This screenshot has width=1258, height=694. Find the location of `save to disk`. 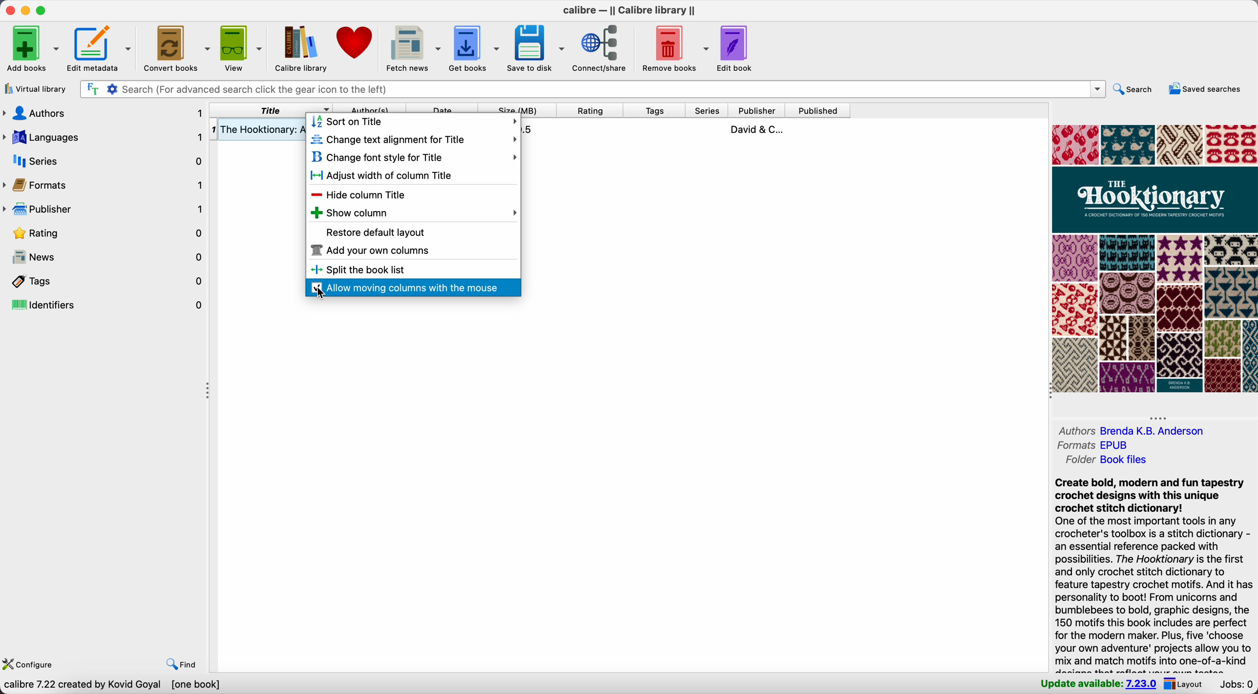

save to disk is located at coordinates (536, 46).